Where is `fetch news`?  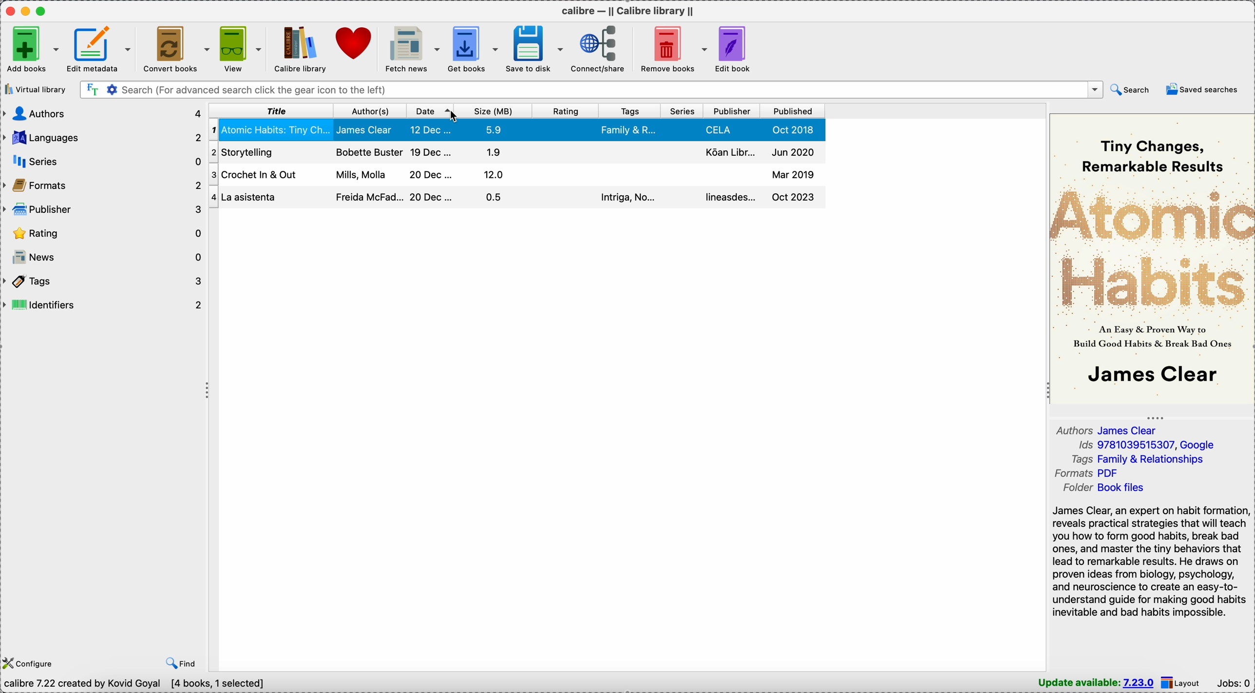
fetch news is located at coordinates (413, 49).